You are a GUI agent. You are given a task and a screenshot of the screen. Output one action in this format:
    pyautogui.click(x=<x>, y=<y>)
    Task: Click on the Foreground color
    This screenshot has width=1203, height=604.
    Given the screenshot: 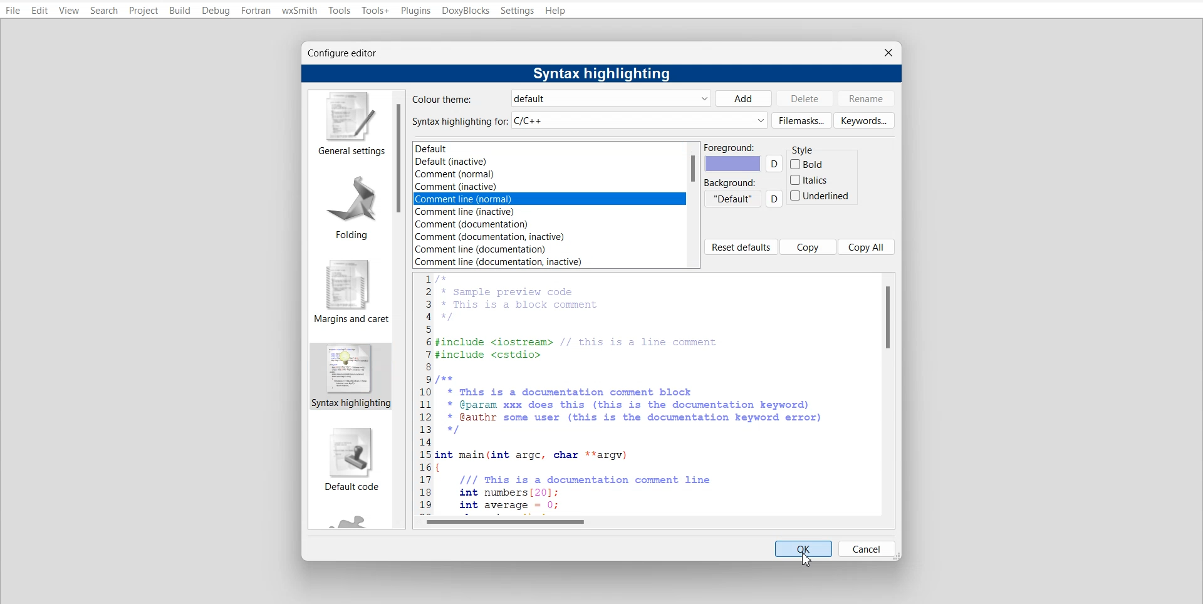 What is the action you would take?
    pyautogui.click(x=734, y=163)
    